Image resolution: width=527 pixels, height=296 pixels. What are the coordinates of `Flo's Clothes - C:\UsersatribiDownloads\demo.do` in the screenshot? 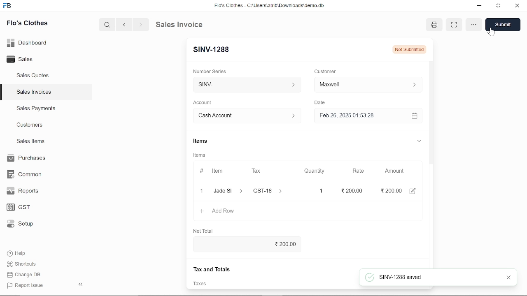 It's located at (273, 6).